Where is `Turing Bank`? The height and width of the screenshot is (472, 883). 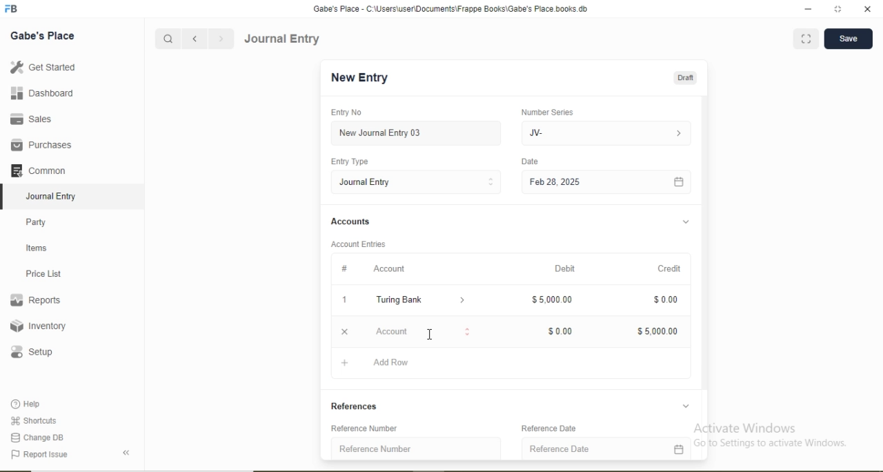
Turing Bank is located at coordinates (401, 299).